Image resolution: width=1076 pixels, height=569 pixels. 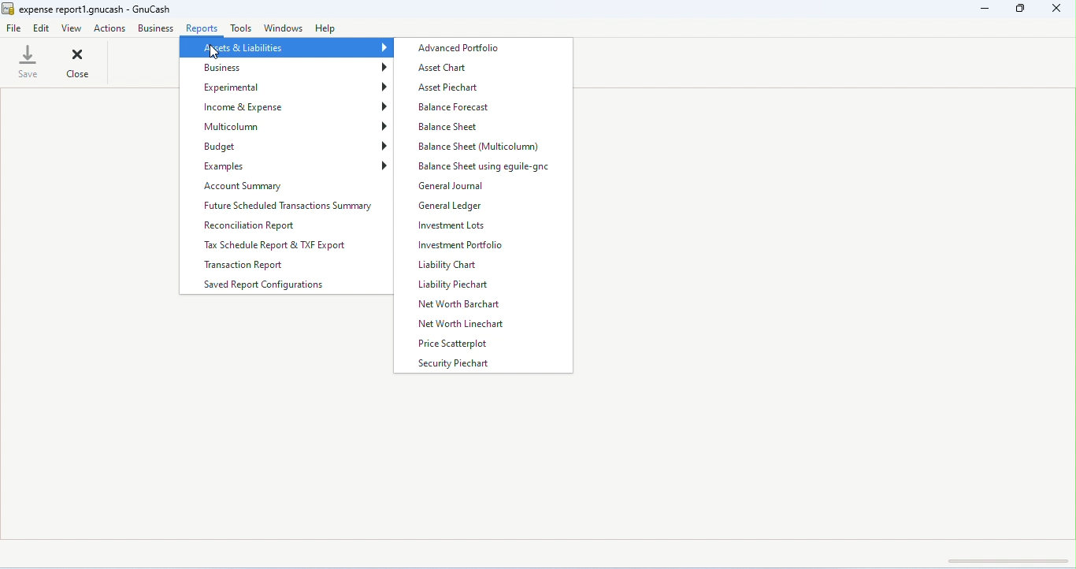 What do you see at coordinates (1018, 9) in the screenshot?
I see `maximize` at bounding box center [1018, 9].